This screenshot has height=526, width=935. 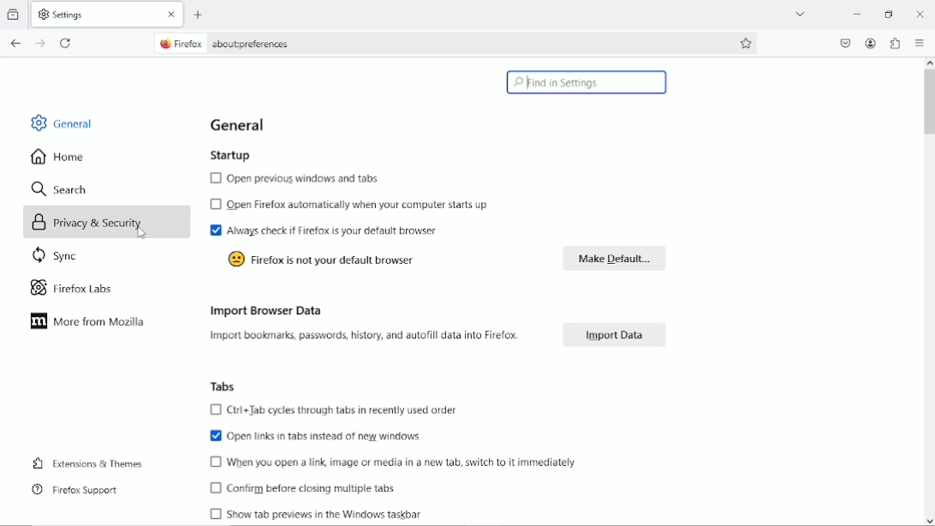 What do you see at coordinates (253, 45) in the screenshot?
I see `site` at bounding box center [253, 45].